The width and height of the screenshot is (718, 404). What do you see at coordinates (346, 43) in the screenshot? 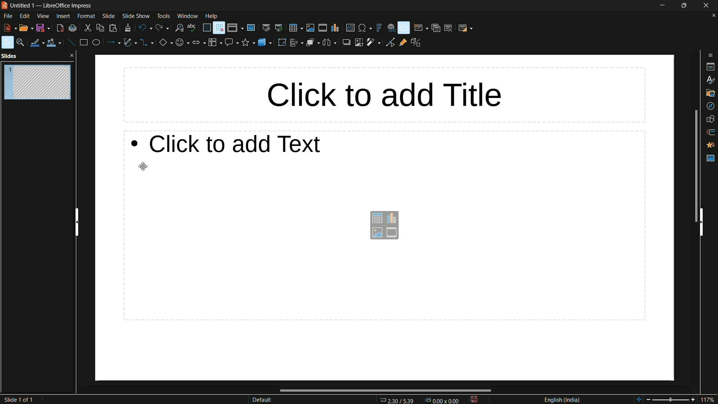
I see `shadow` at bounding box center [346, 43].